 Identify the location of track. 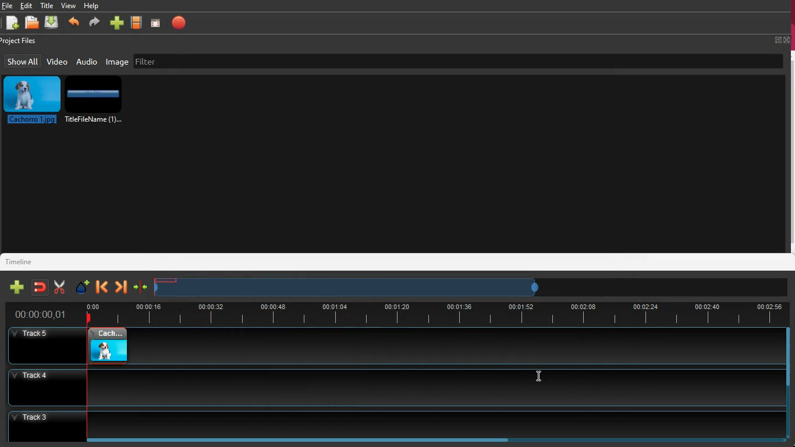
(457, 346).